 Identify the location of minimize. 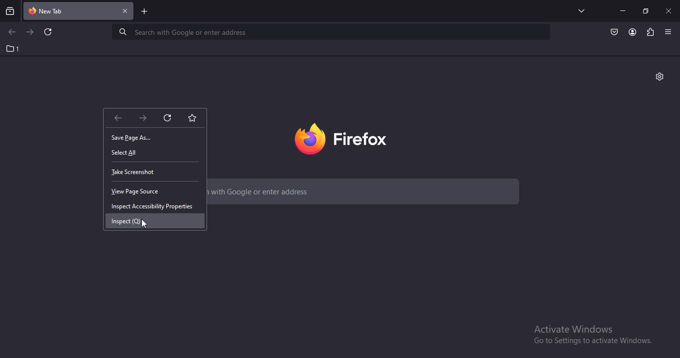
(622, 10).